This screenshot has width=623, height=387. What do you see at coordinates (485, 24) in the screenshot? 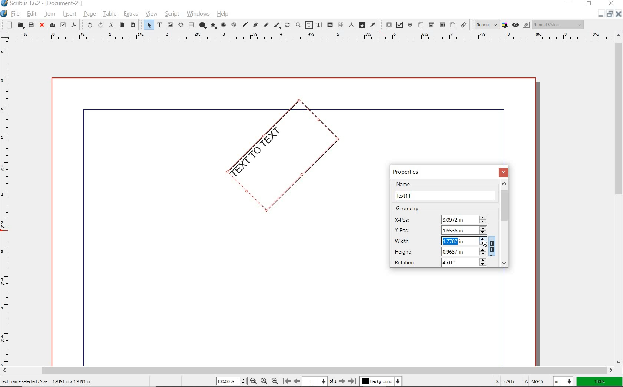
I see `select image preview quality` at bounding box center [485, 24].